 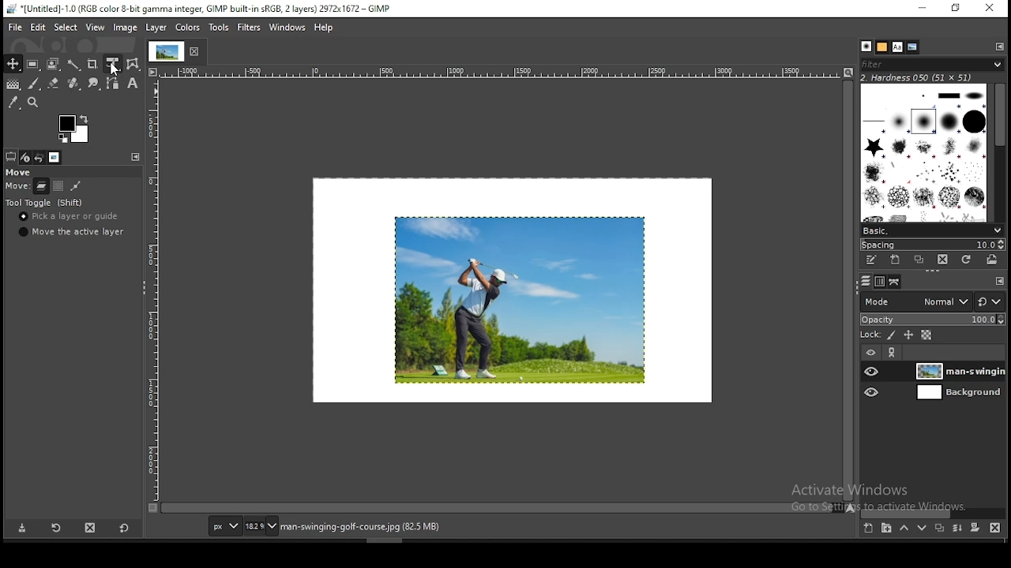 I want to click on save tool preset, so click(x=22, y=529).